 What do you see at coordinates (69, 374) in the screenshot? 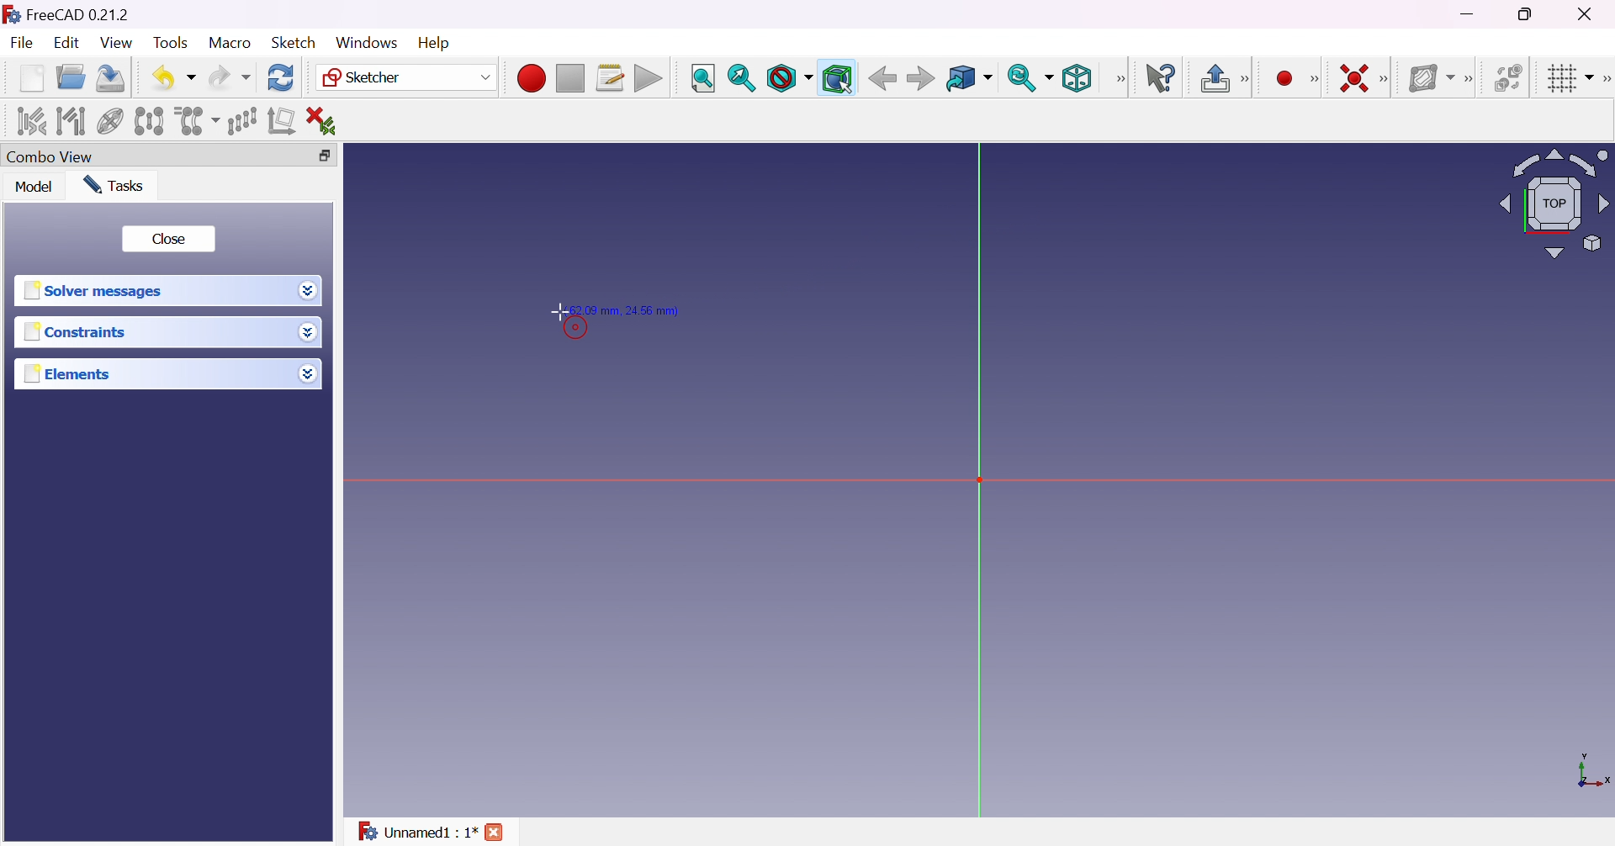
I see `Elements` at bounding box center [69, 374].